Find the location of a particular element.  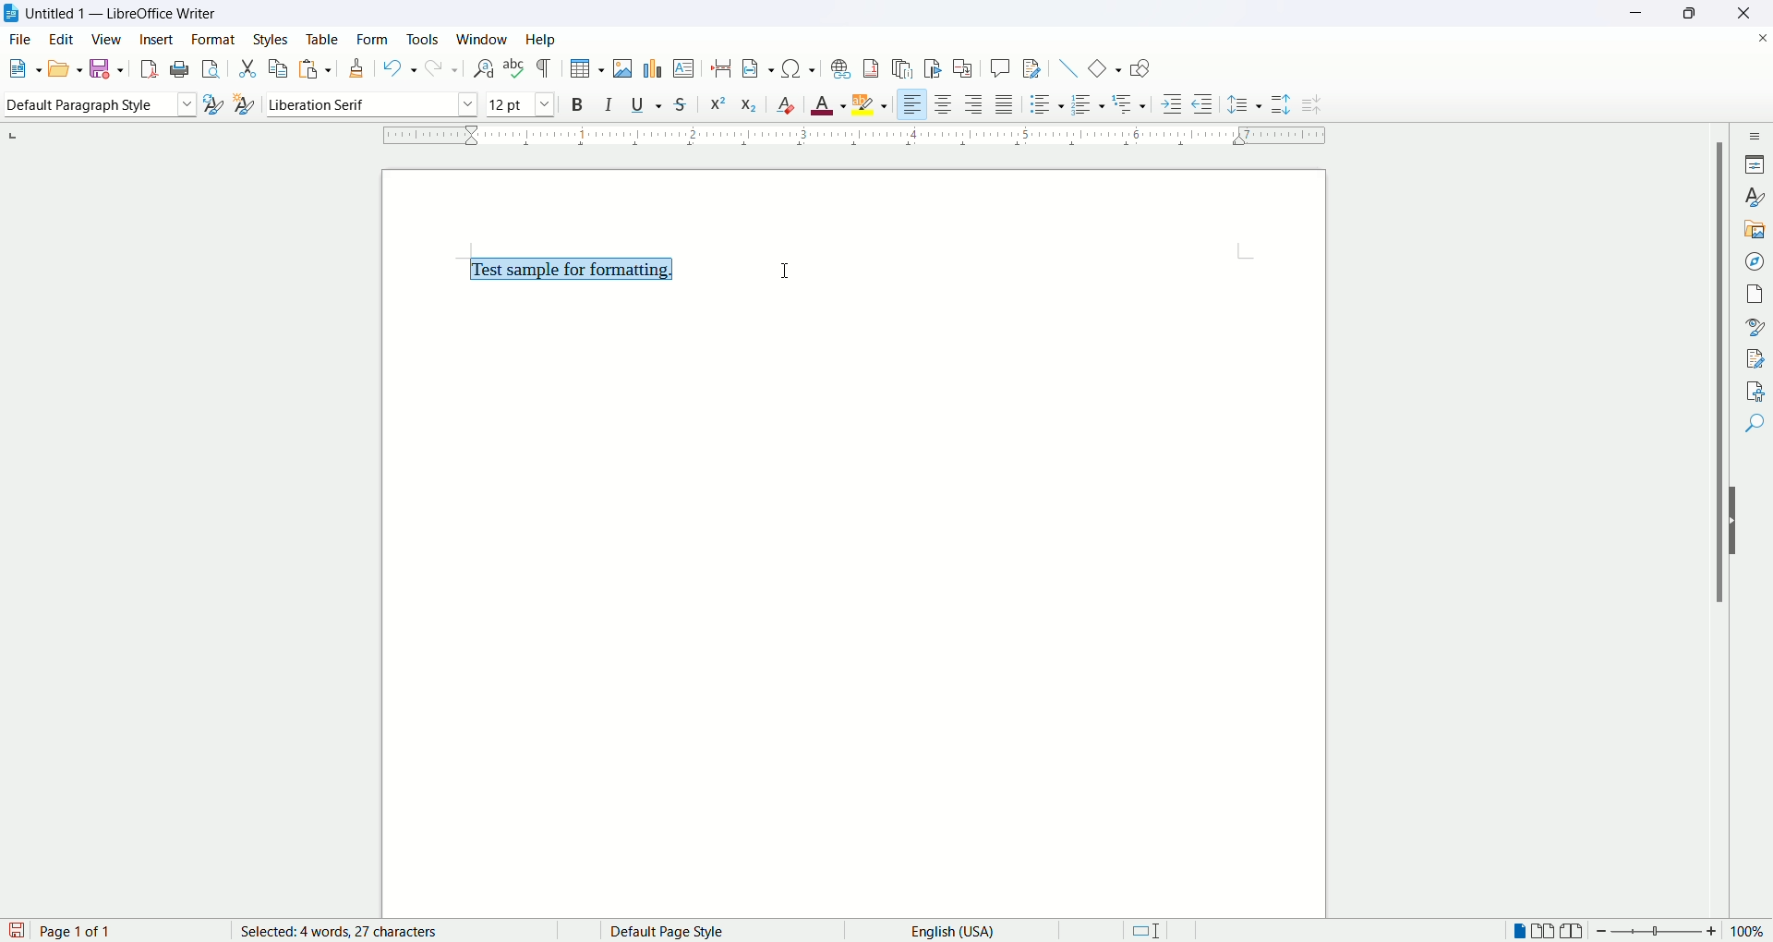

navigator is located at coordinates (1754, 264).